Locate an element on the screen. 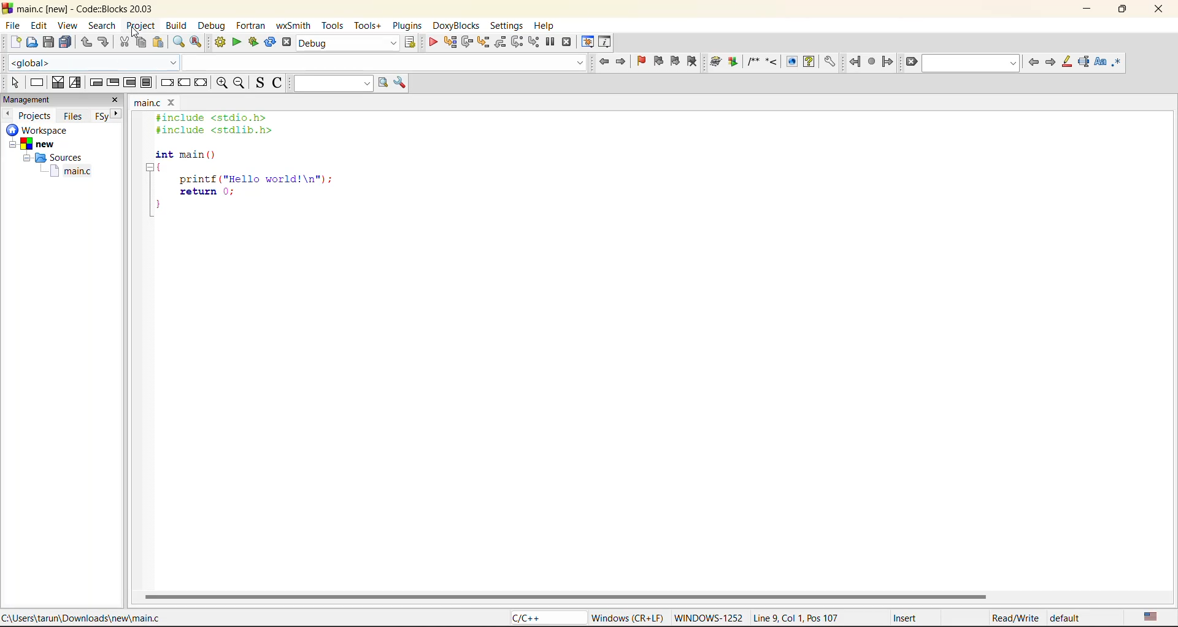 The height and width of the screenshot is (627, 1178). project is located at coordinates (142, 24).